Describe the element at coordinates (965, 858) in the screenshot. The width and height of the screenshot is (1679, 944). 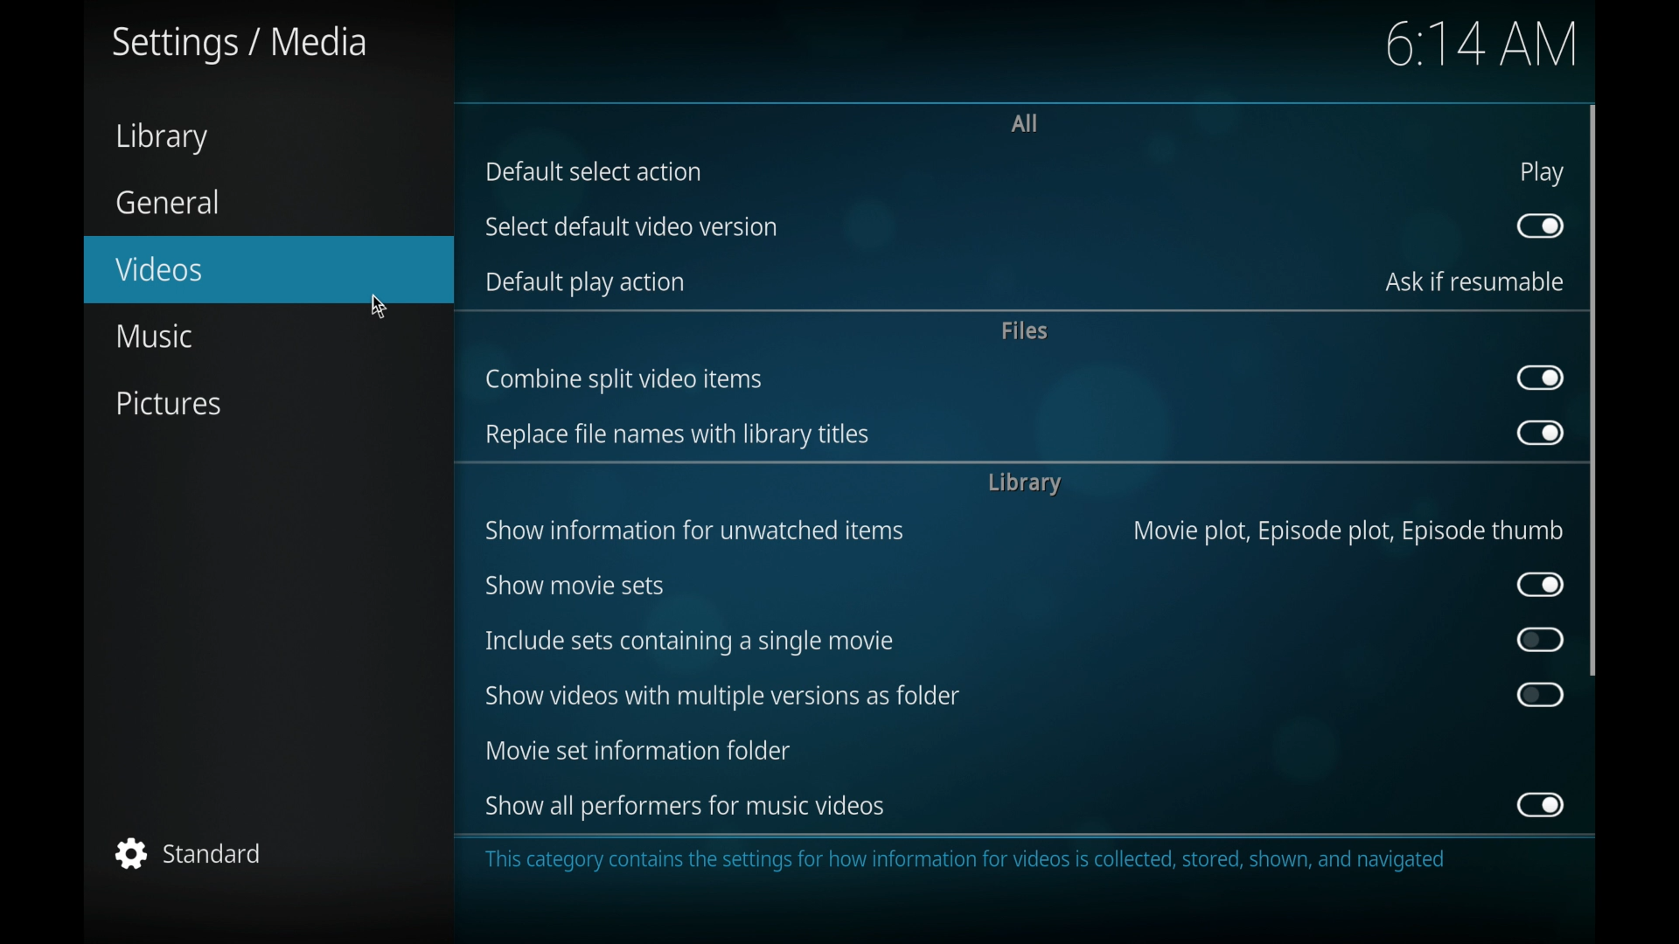
I see `info` at that location.